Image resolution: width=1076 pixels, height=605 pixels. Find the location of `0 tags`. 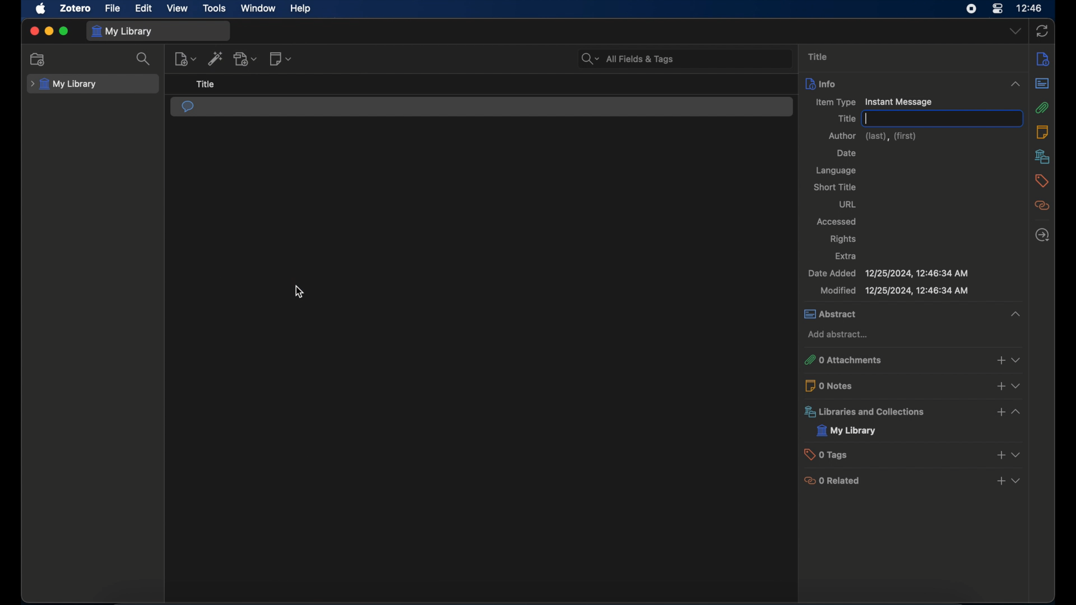

0 tags is located at coordinates (911, 454).